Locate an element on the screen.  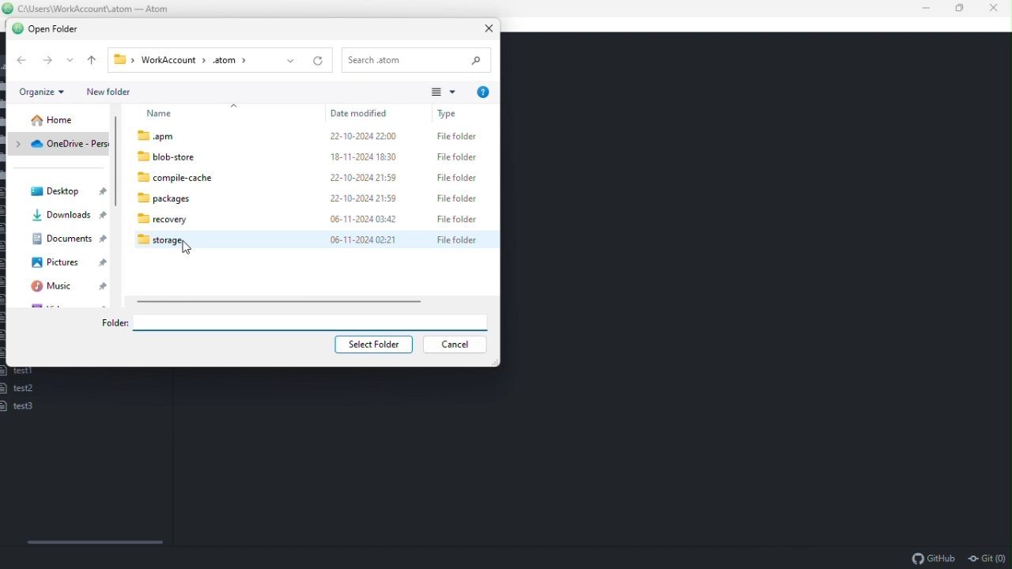
select folder is located at coordinates (375, 345).